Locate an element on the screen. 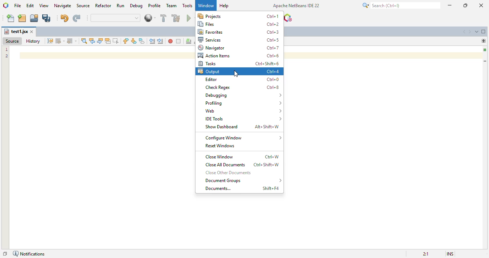 The width and height of the screenshot is (489, 258). find next occurrence is located at coordinates (100, 41).